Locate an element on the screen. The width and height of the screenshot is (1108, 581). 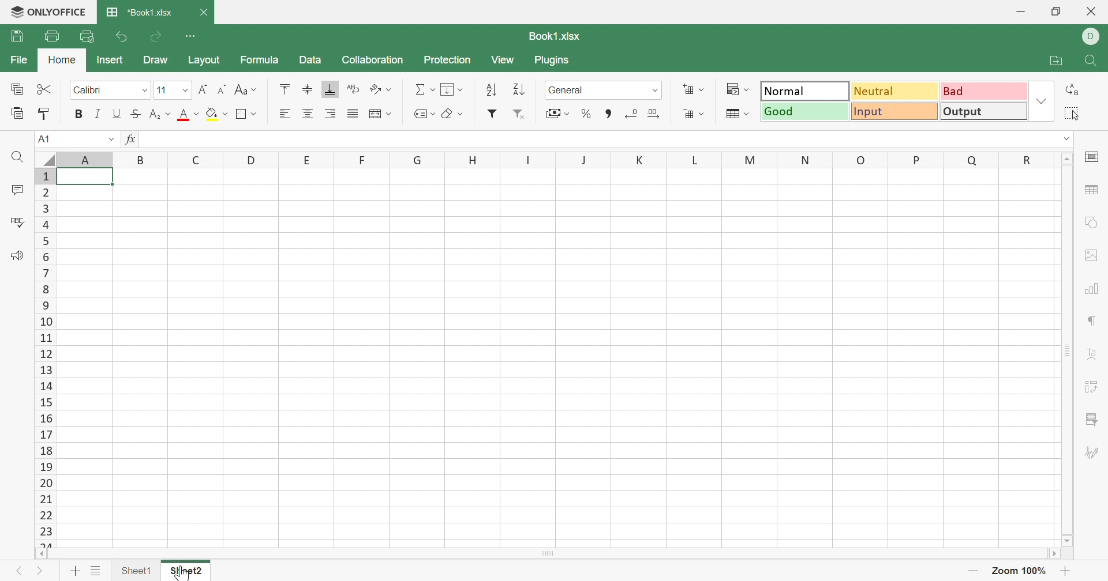
Open file location is located at coordinates (1049, 61).